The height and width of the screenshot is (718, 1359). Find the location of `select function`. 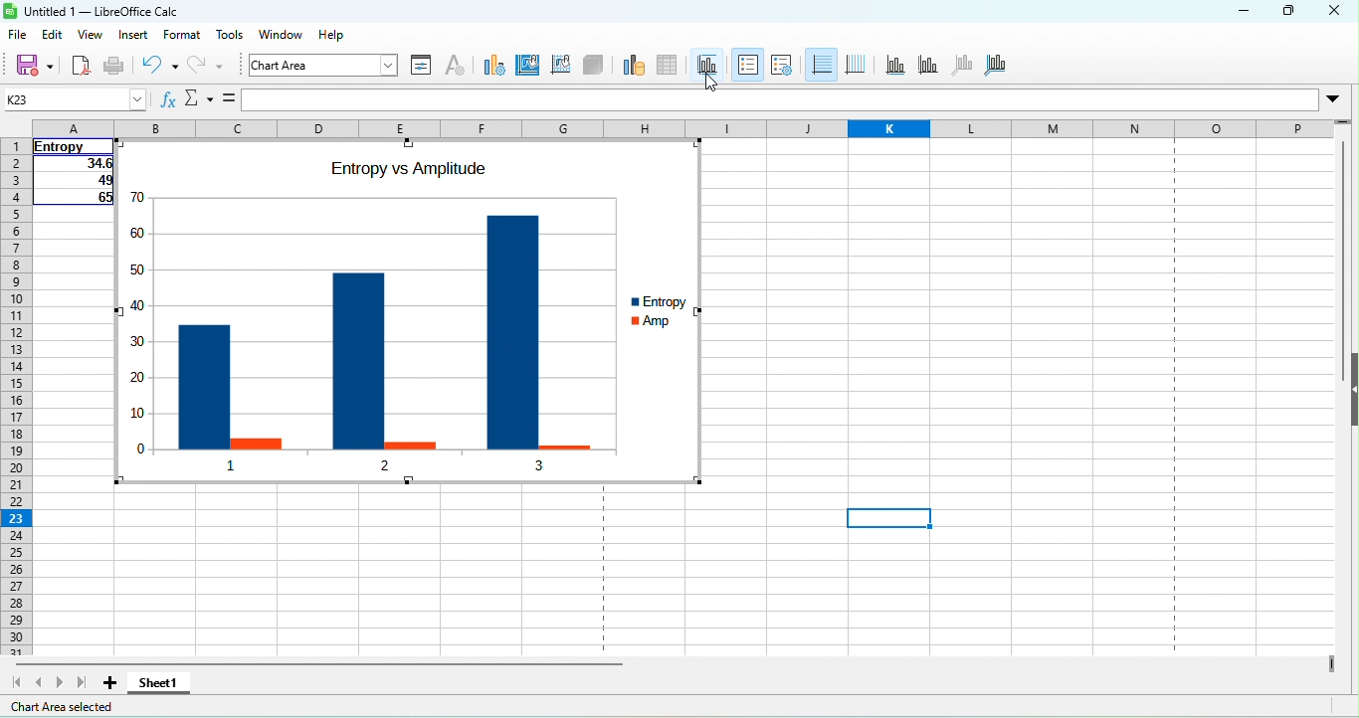

select function is located at coordinates (196, 100).